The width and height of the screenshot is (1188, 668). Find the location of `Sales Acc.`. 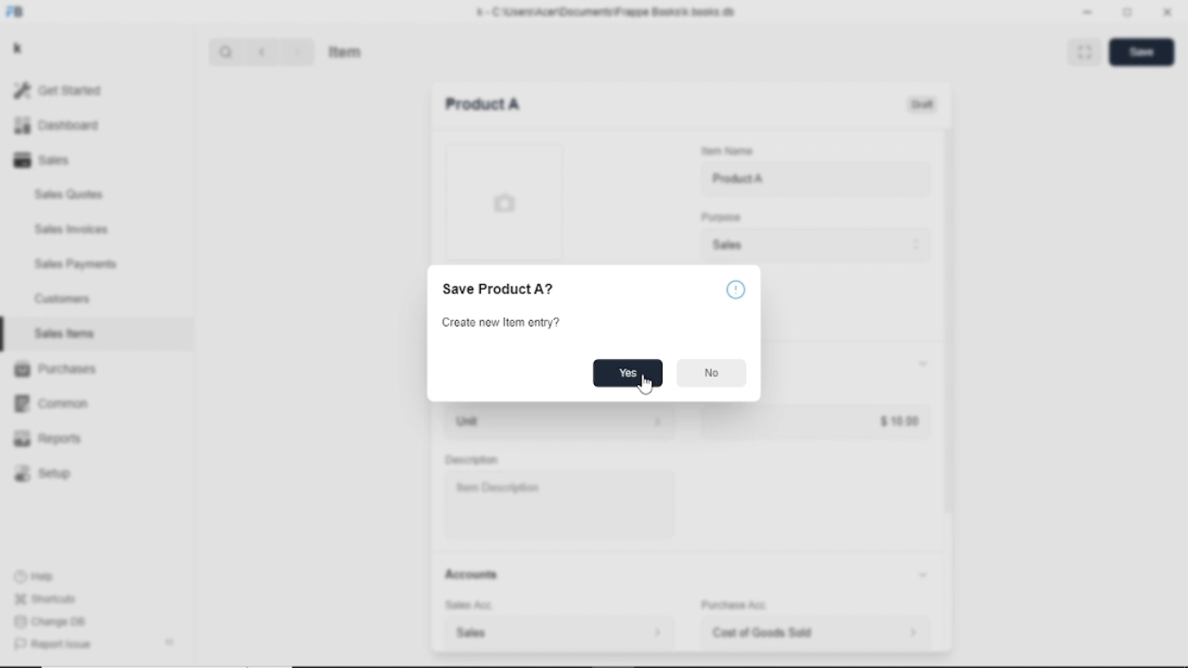

Sales Acc. is located at coordinates (466, 606).